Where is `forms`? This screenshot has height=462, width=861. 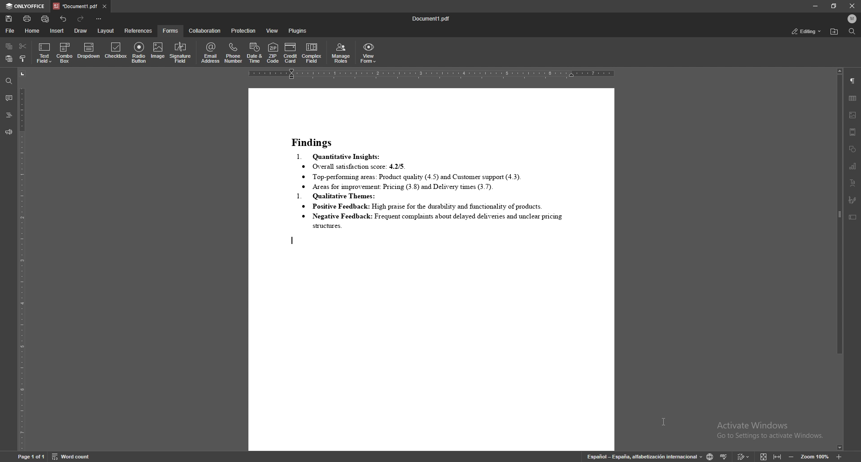 forms is located at coordinates (171, 30).